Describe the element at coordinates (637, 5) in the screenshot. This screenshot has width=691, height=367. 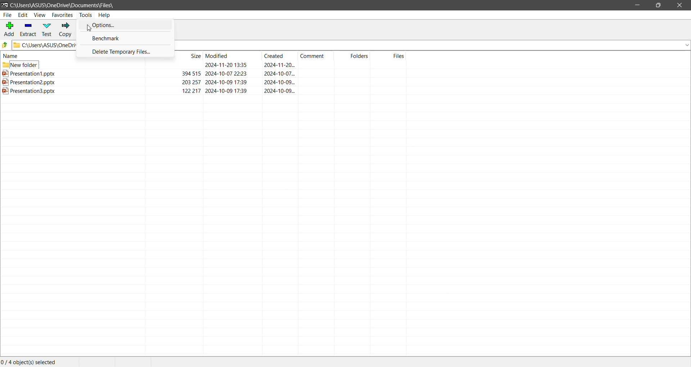
I see `Minimize` at that location.